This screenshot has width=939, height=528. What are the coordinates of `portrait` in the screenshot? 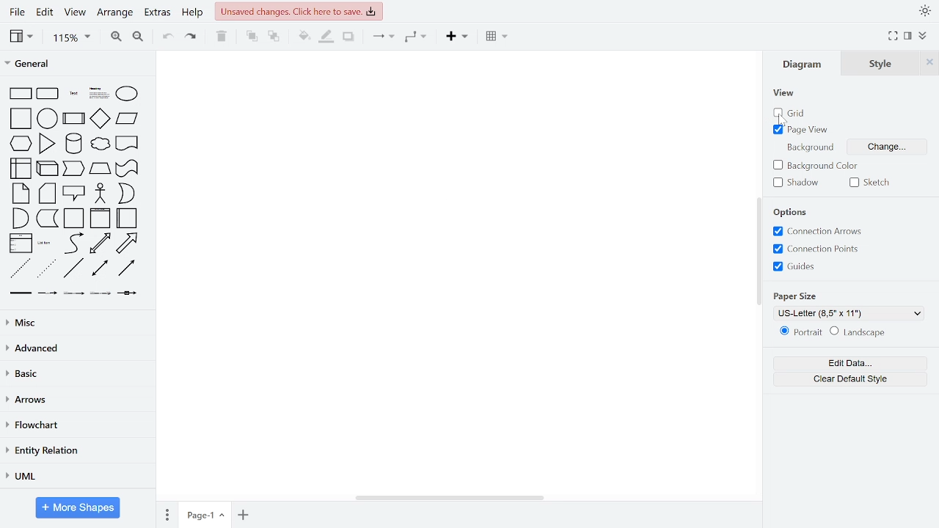 It's located at (802, 332).